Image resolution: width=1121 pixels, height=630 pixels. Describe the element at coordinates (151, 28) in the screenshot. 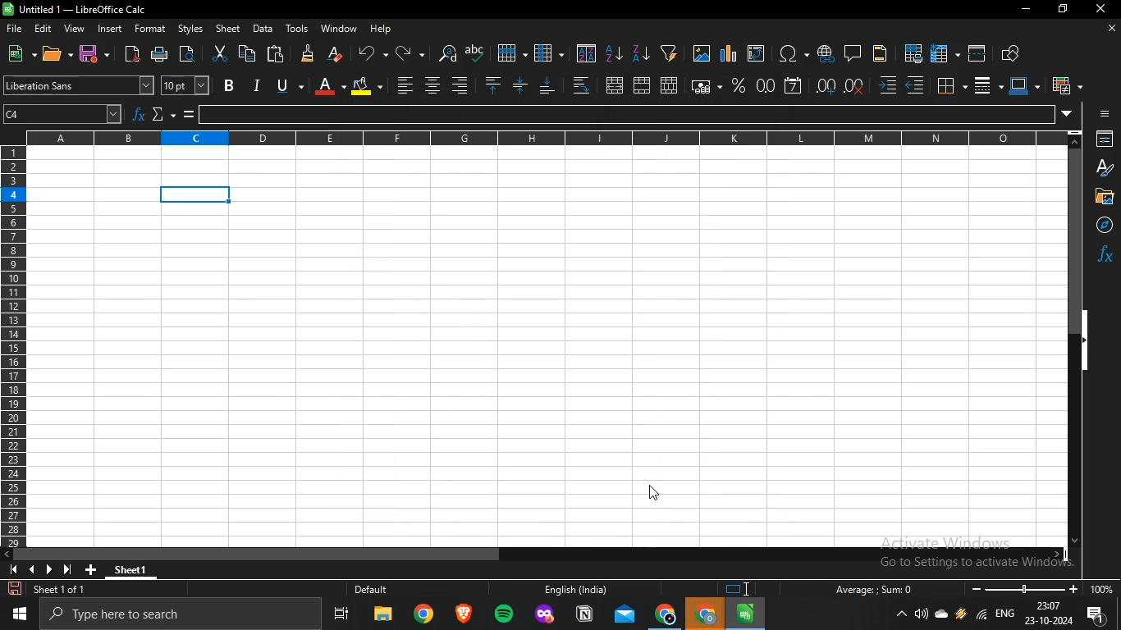

I see `format` at that location.